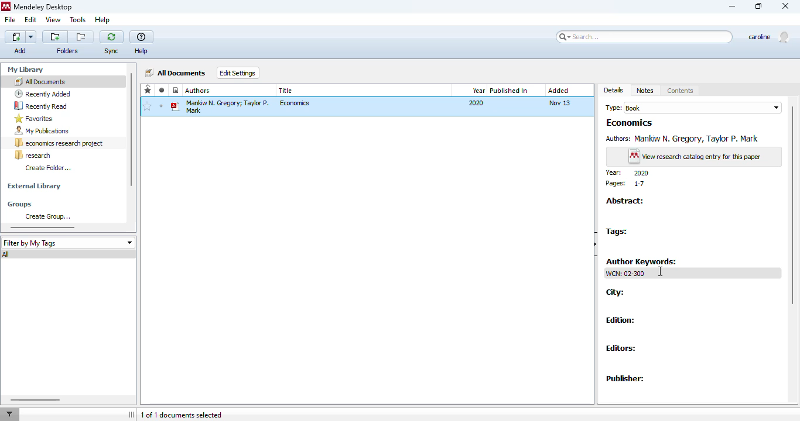  I want to click on folders, so click(67, 51).